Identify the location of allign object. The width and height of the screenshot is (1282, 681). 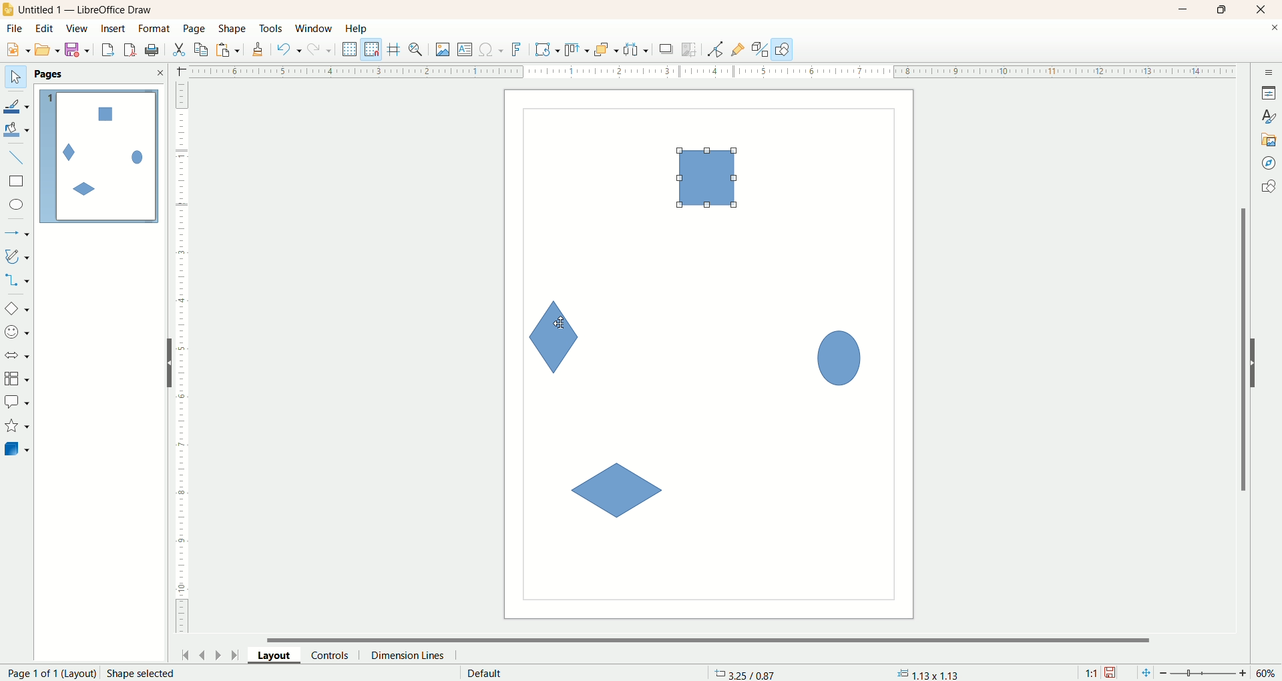
(578, 50).